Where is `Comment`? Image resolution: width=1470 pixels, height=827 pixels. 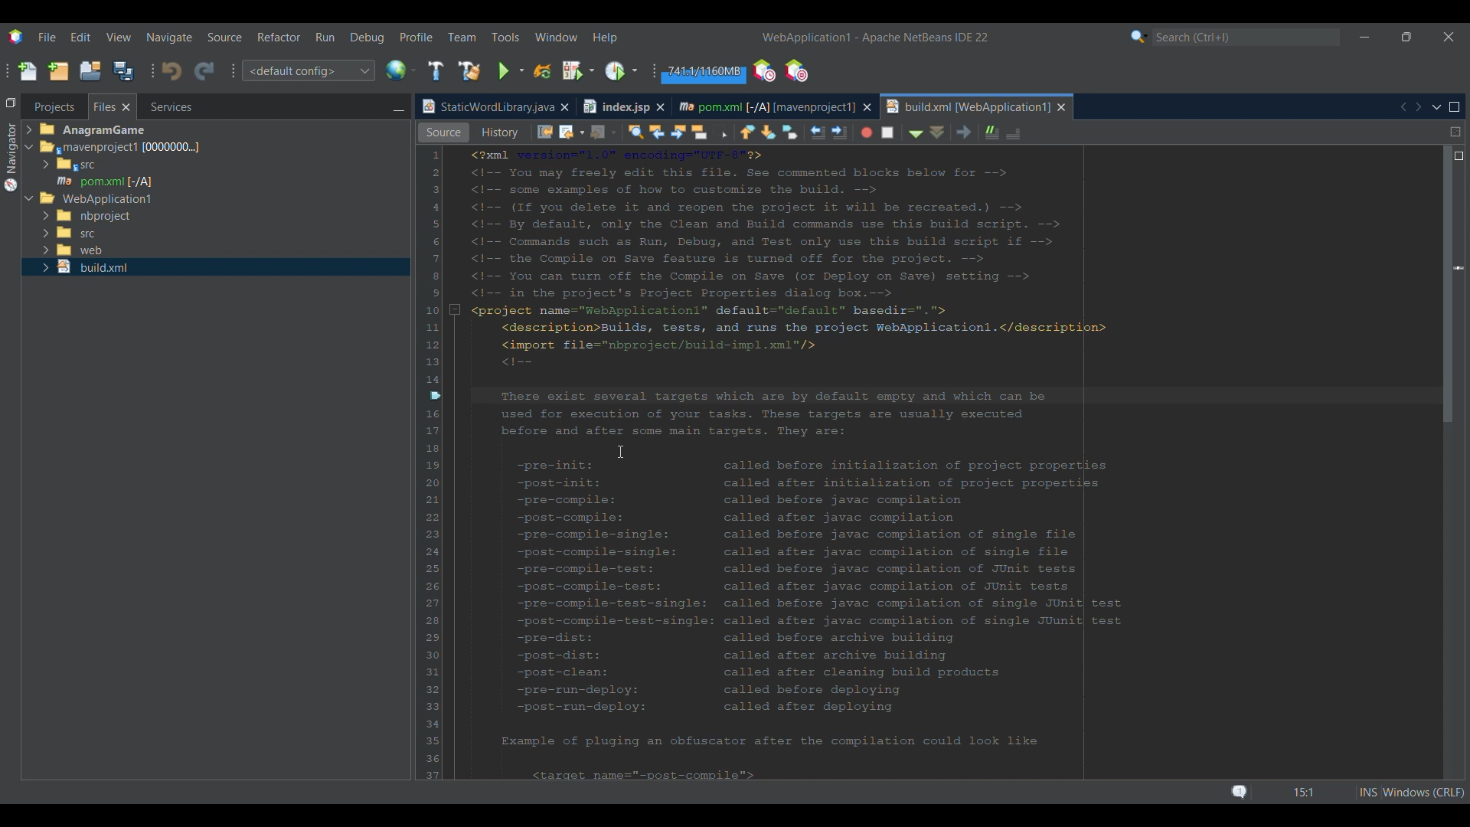
Comment is located at coordinates (1126, 130).